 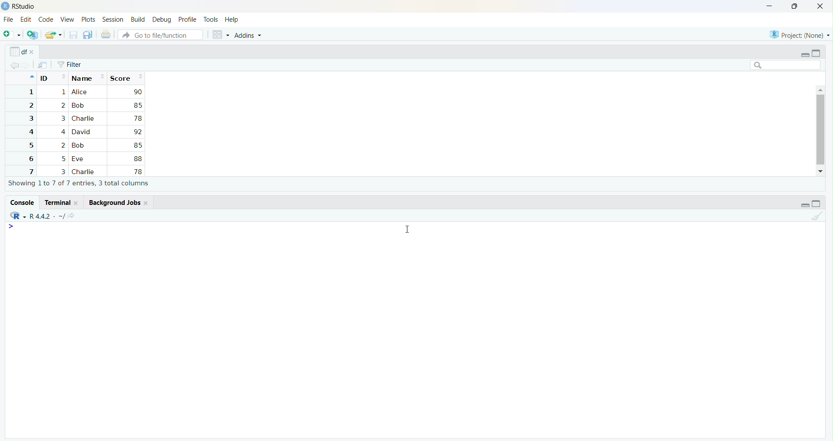 I want to click on New project, so click(x=33, y=35).